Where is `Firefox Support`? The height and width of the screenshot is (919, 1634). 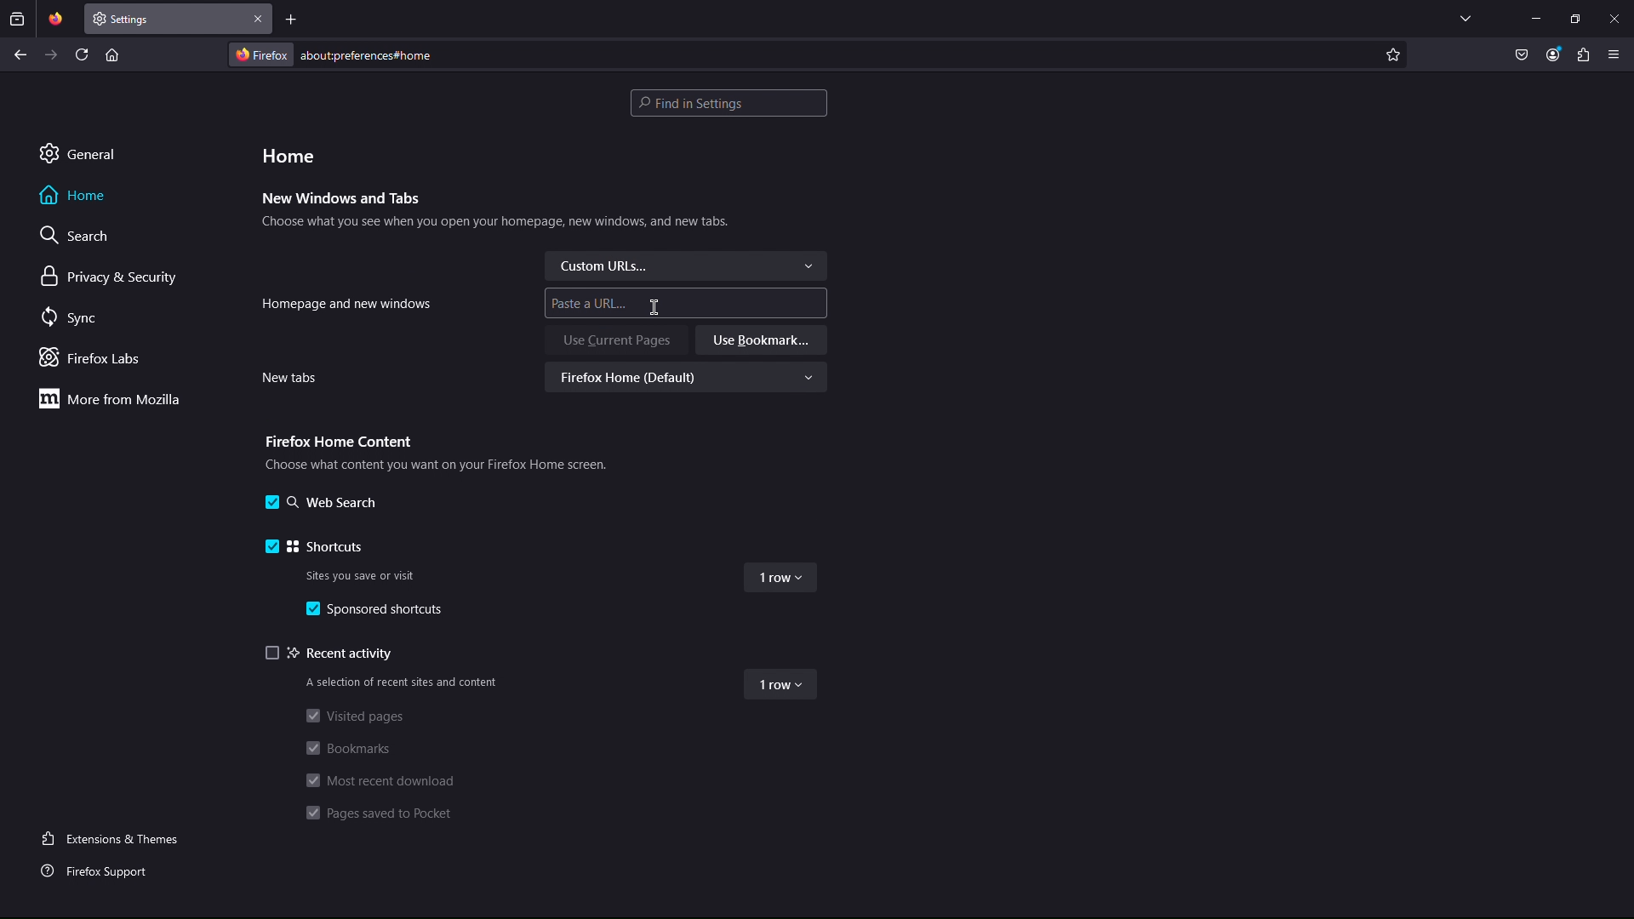 Firefox Support is located at coordinates (100, 869).